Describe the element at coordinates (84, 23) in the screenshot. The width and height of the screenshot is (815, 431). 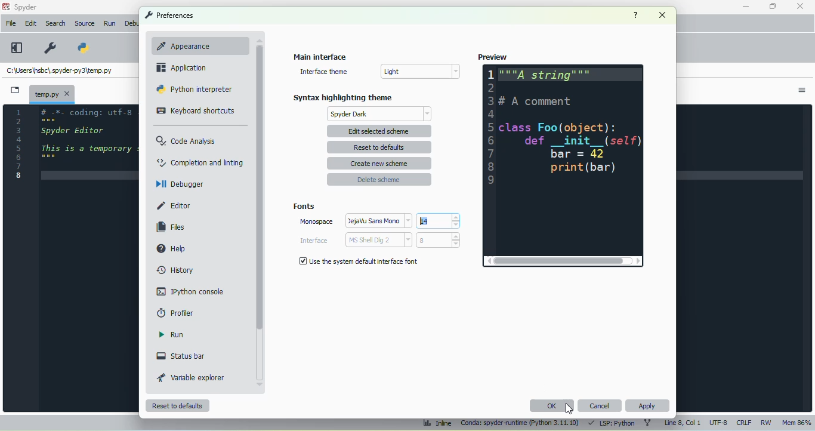
I see `source` at that location.